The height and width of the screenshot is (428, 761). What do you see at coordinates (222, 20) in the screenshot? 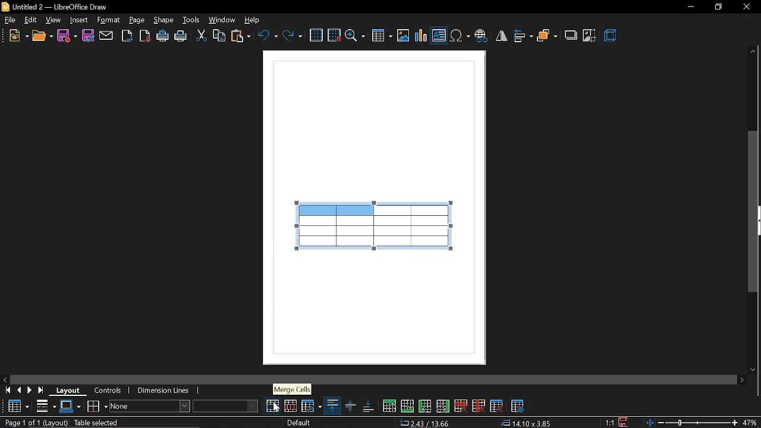
I see `window` at bounding box center [222, 20].